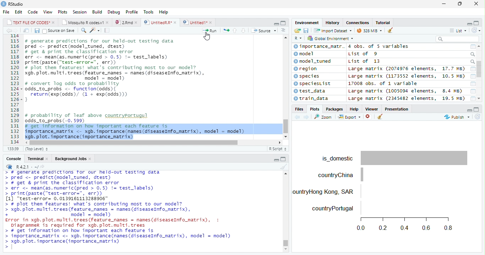 The image size is (485, 255). I want to click on Profile, so click(132, 12).